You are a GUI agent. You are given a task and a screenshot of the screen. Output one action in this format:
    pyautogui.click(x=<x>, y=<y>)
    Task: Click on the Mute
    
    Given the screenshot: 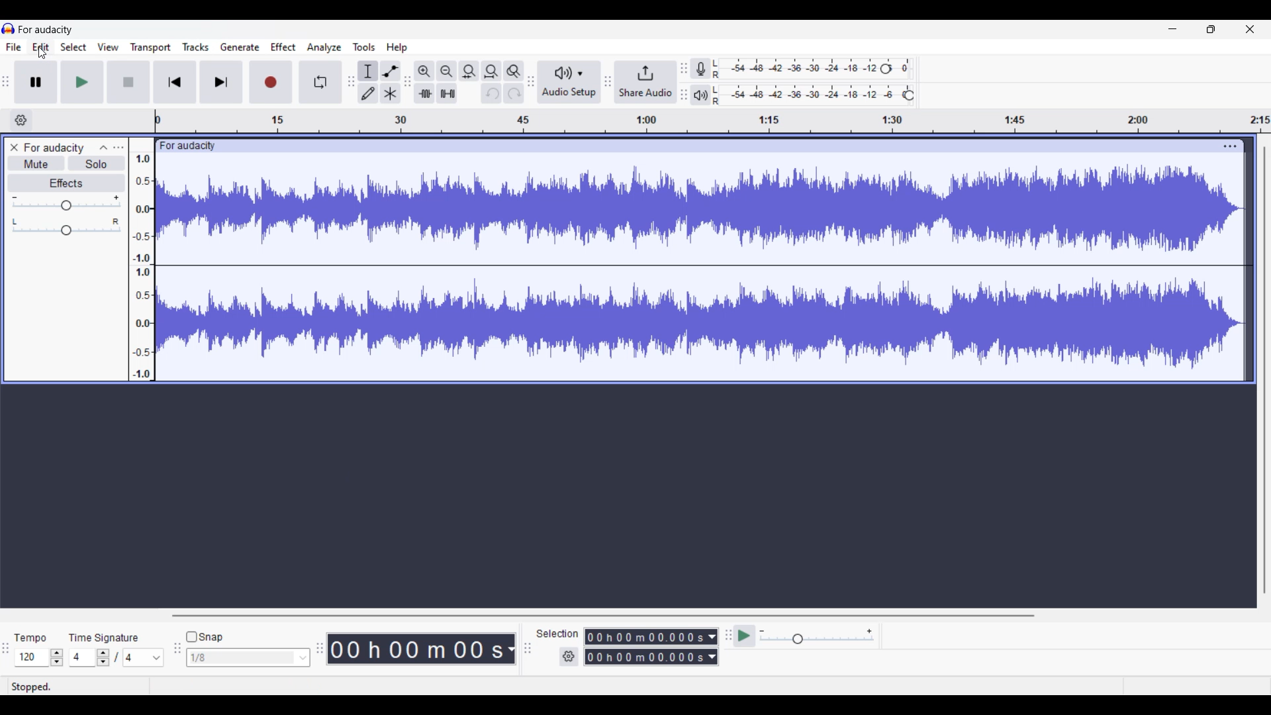 What is the action you would take?
    pyautogui.click(x=37, y=163)
    